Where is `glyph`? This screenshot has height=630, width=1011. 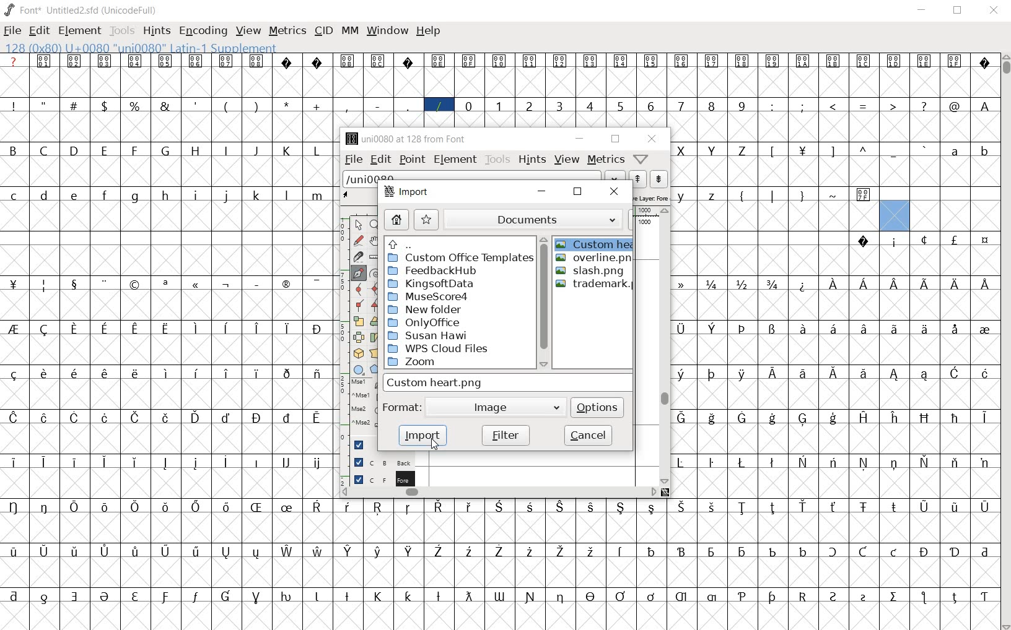 glyph is located at coordinates (468, 106).